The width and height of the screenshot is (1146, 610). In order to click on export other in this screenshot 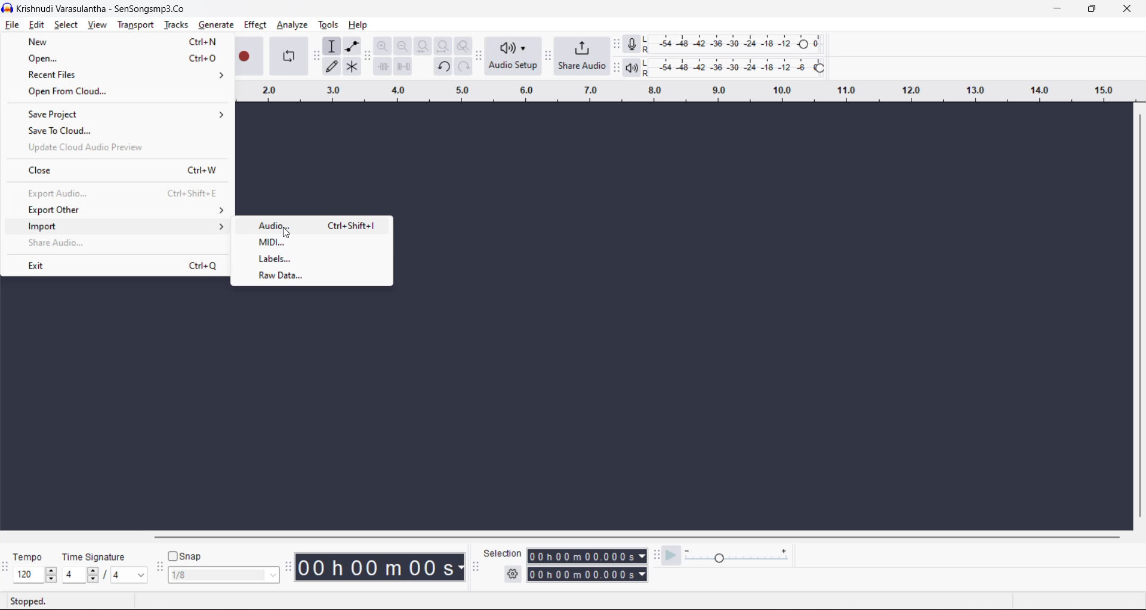, I will do `click(124, 209)`.